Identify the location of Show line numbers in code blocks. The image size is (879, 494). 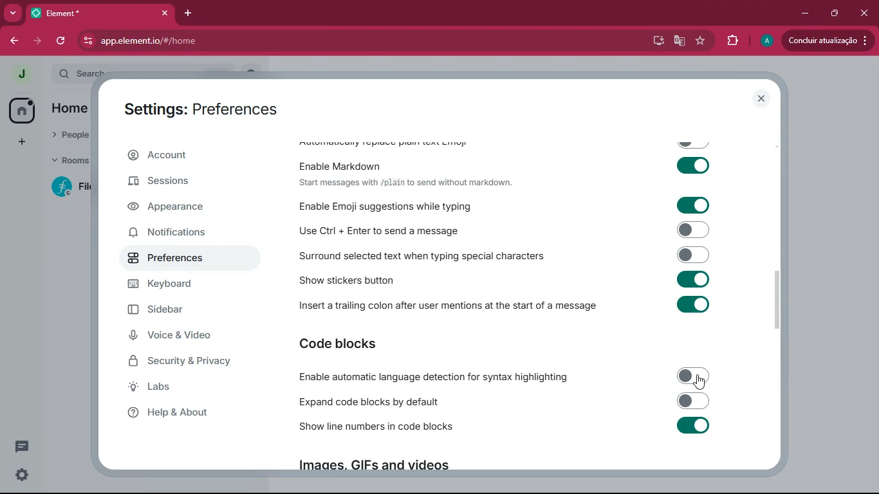
(505, 427).